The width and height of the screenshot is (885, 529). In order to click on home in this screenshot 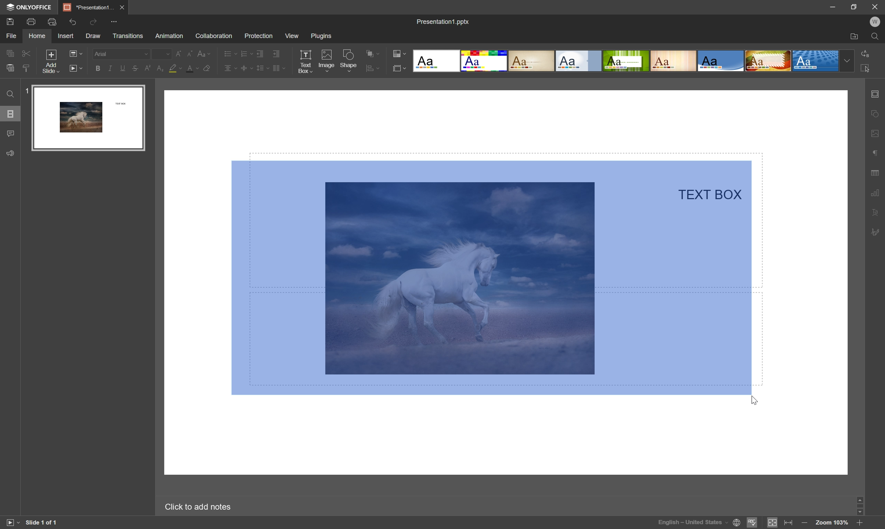, I will do `click(37, 36)`.